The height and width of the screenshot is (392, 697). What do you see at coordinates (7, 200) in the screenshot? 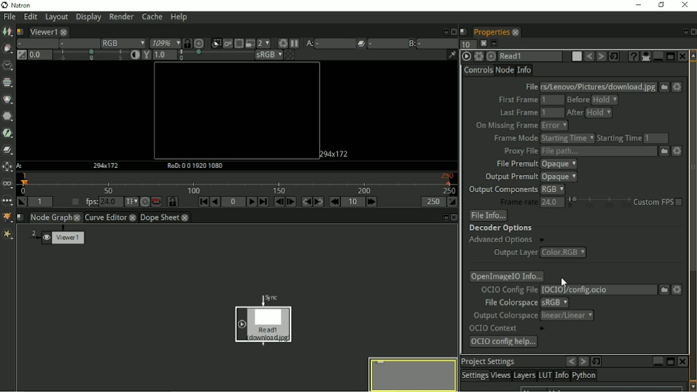
I see `Other` at bounding box center [7, 200].